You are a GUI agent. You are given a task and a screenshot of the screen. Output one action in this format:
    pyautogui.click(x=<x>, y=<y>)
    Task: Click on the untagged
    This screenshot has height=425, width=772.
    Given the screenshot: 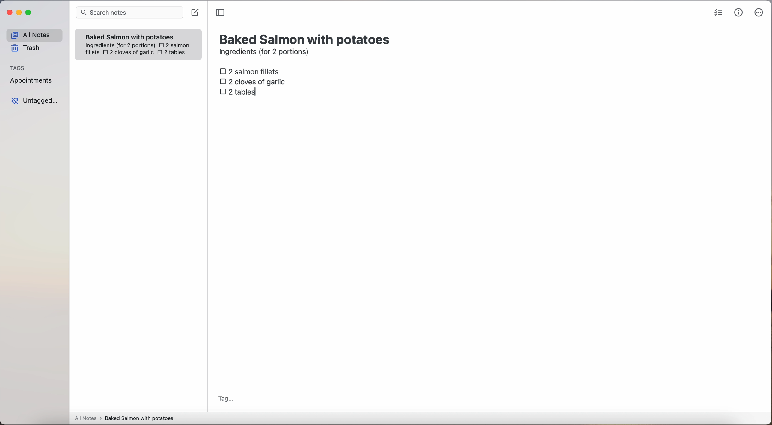 What is the action you would take?
    pyautogui.click(x=35, y=100)
    